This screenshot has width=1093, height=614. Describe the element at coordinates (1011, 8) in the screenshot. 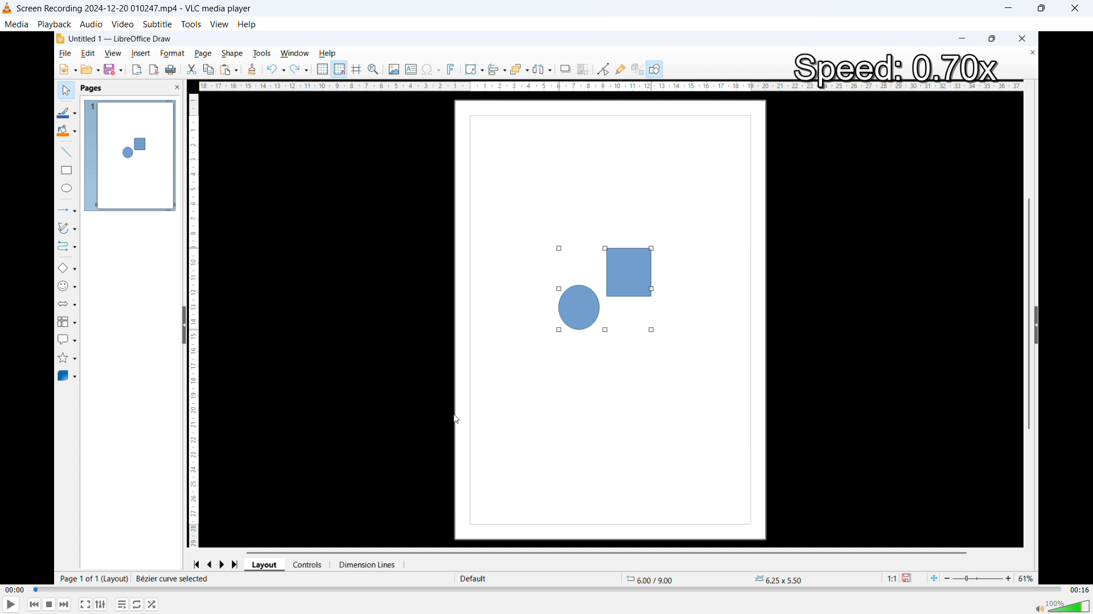

I see `minimise ` at that location.